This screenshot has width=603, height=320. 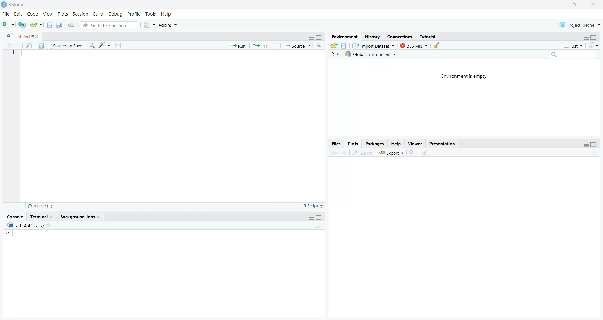 What do you see at coordinates (309, 37) in the screenshot?
I see `close r script` at bounding box center [309, 37].